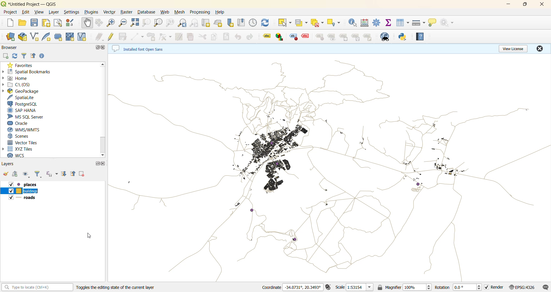  Describe the element at coordinates (317, 22) in the screenshot. I see `deselect value` at that location.